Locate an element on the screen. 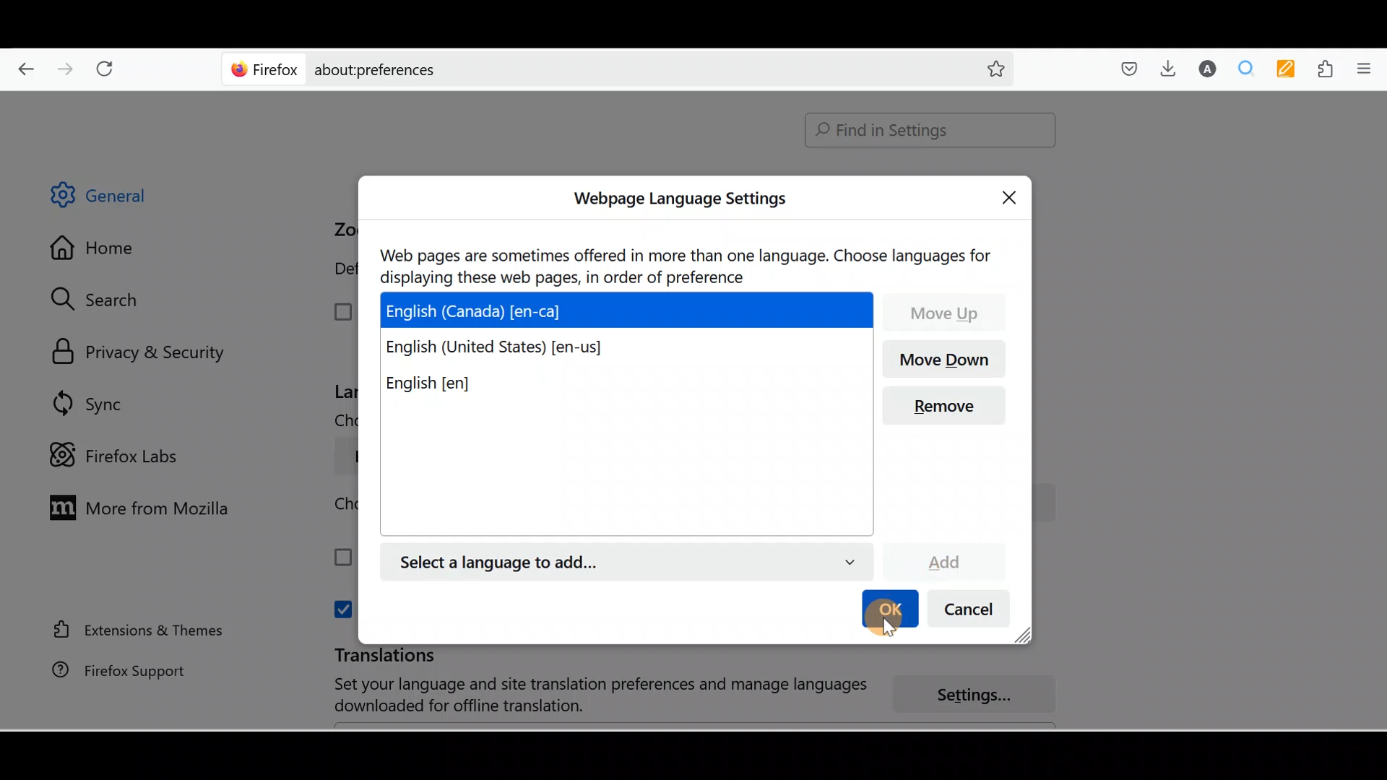  Account is located at coordinates (1204, 69).